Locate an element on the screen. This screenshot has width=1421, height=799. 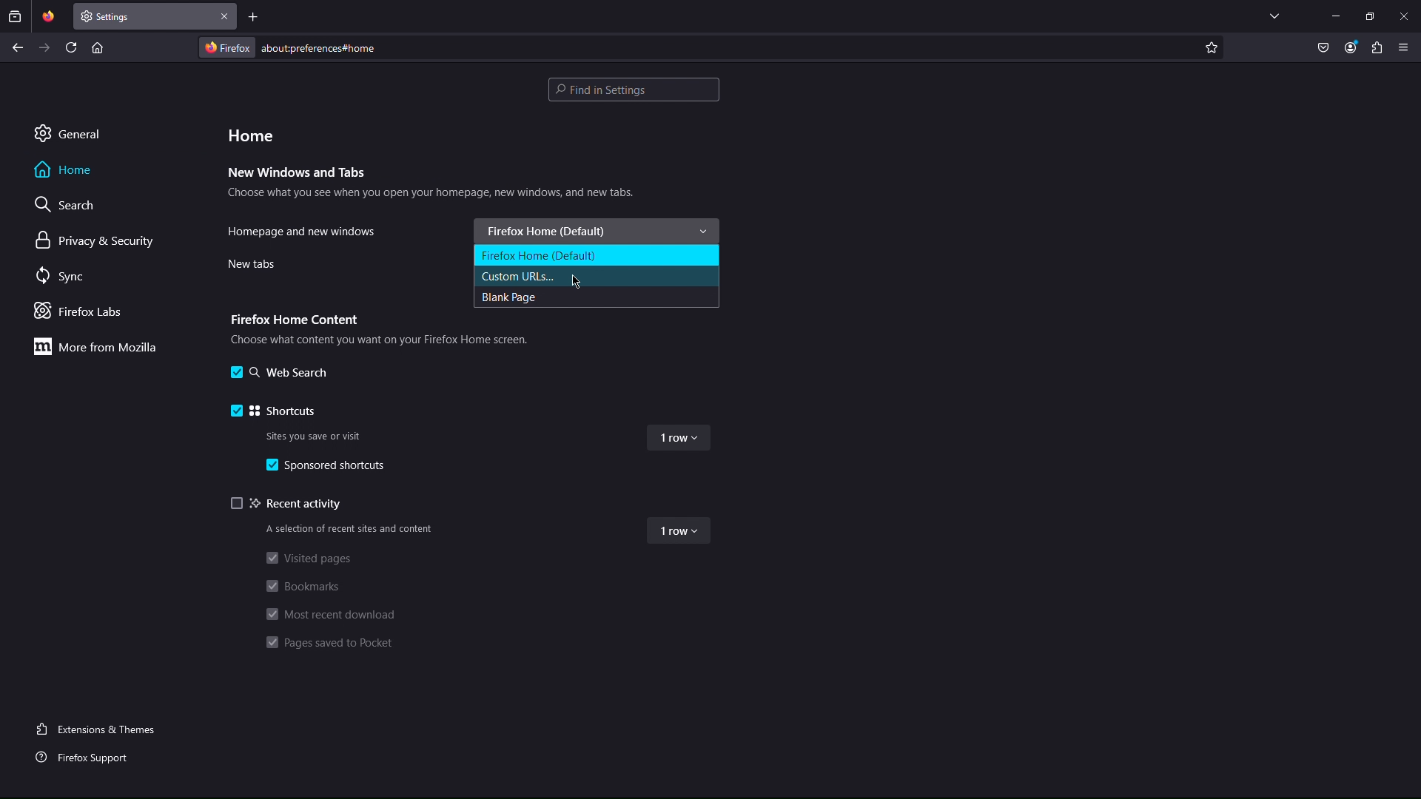
Next is located at coordinates (45, 47).